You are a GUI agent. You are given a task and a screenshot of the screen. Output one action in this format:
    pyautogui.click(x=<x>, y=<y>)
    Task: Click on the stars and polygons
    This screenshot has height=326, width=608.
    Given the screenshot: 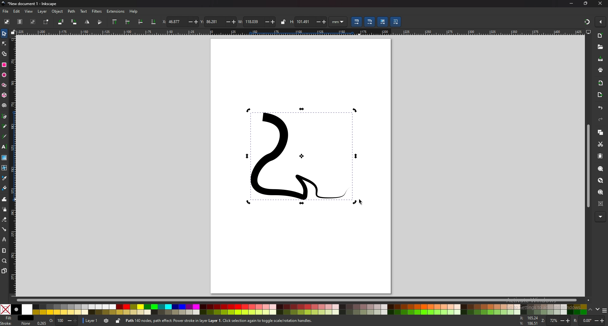 What is the action you would take?
    pyautogui.click(x=4, y=85)
    